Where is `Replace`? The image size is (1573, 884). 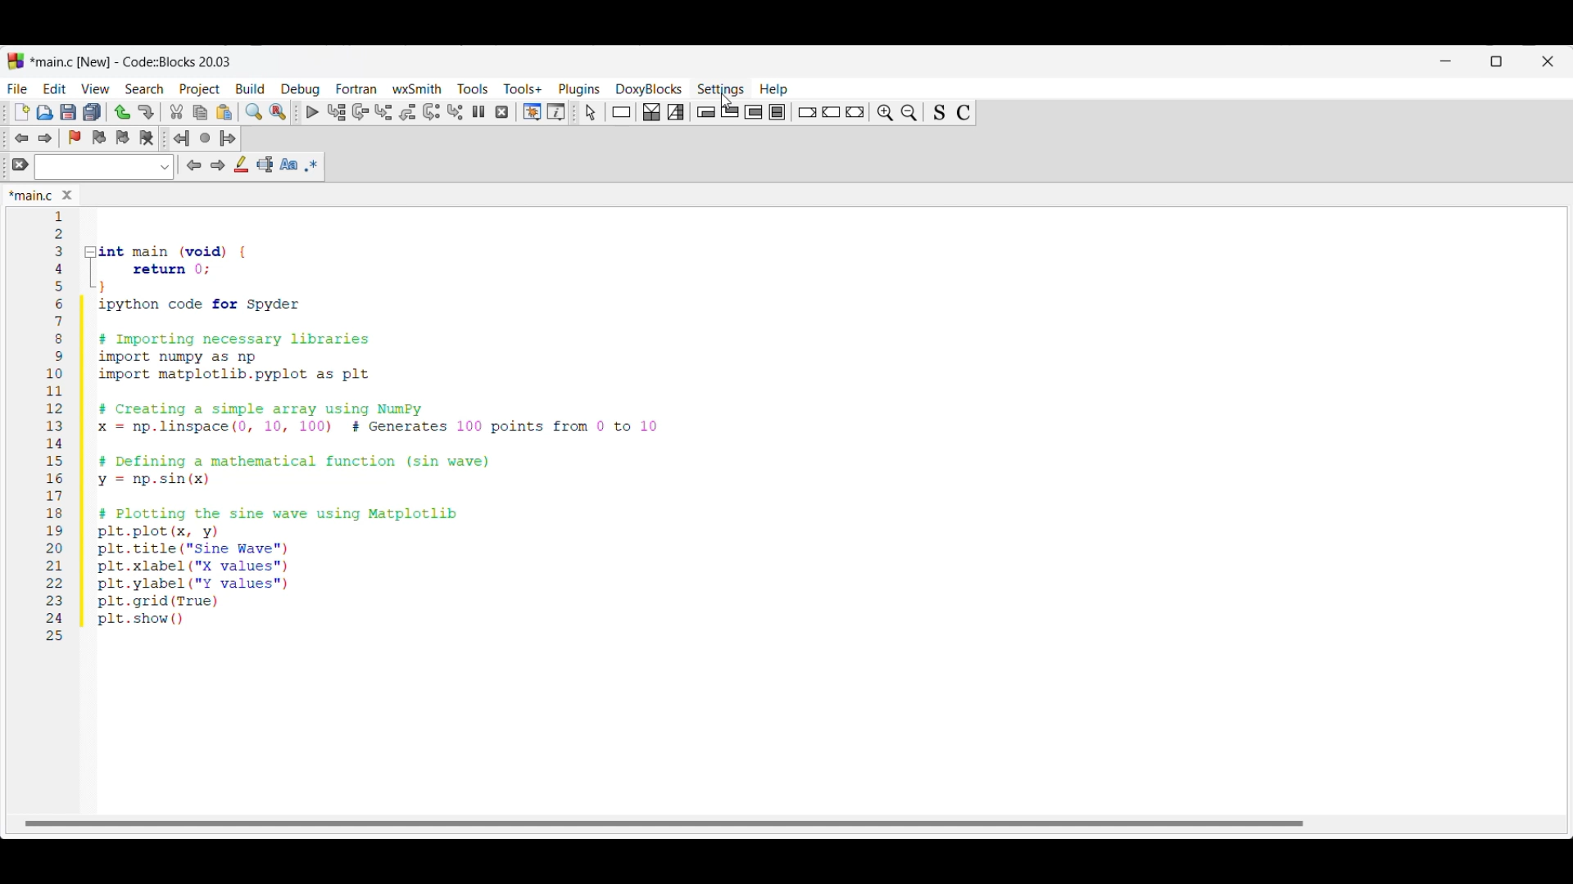 Replace is located at coordinates (278, 112).